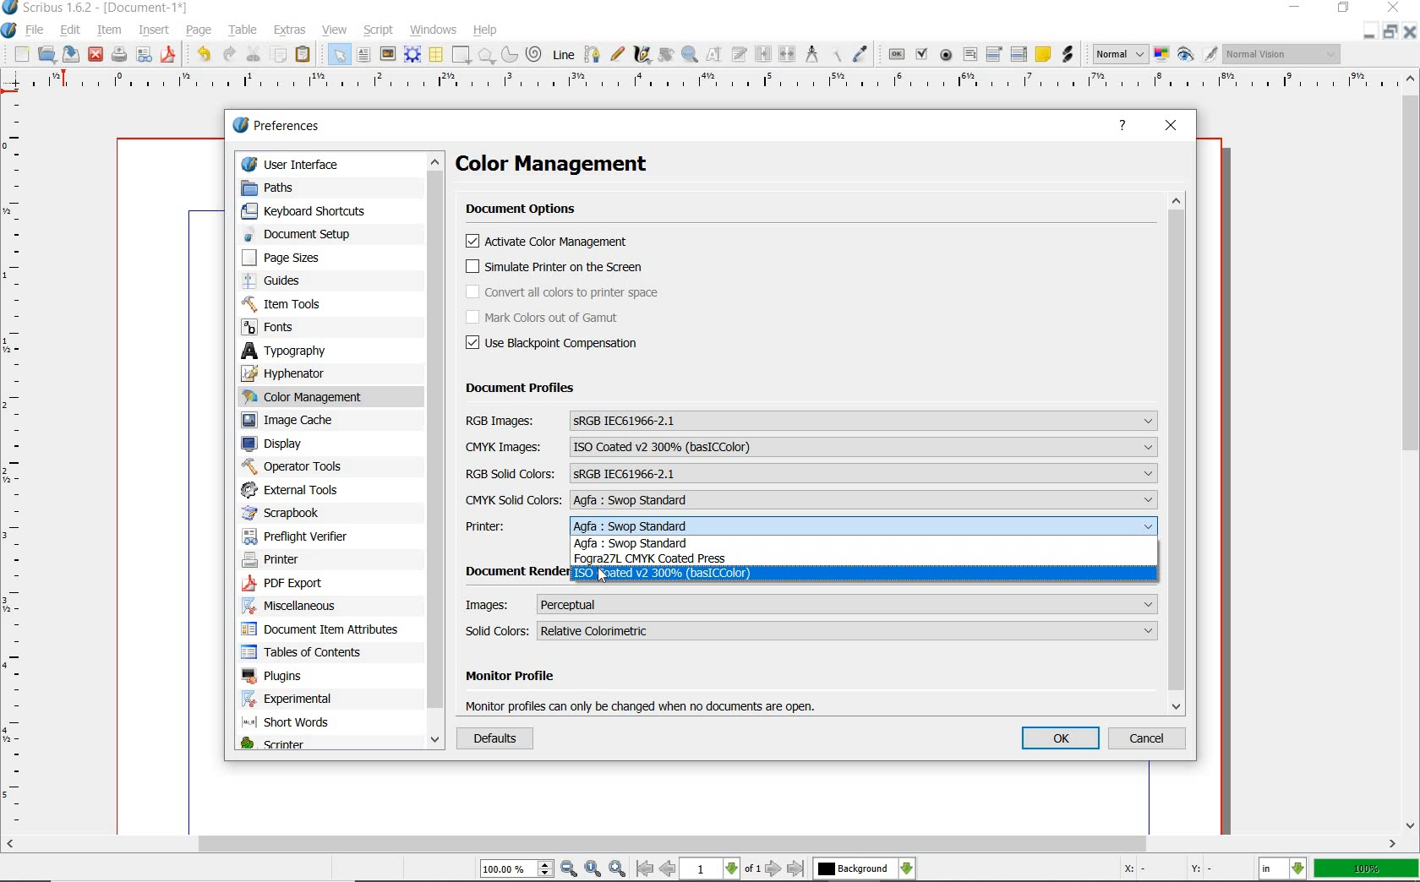 This screenshot has width=1420, height=882. Describe the element at coordinates (435, 452) in the screenshot. I see `scrollbar` at that location.